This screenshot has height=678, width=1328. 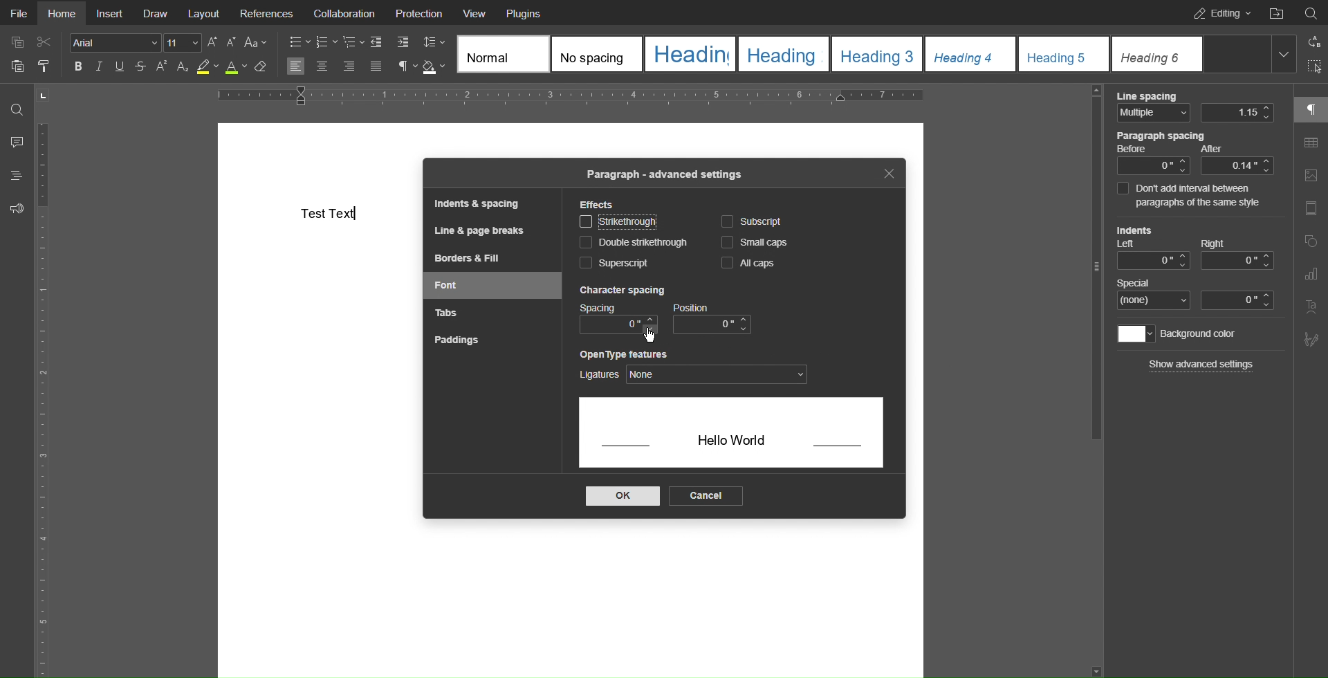 I want to click on Increase Size, so click(x=214, y=42).